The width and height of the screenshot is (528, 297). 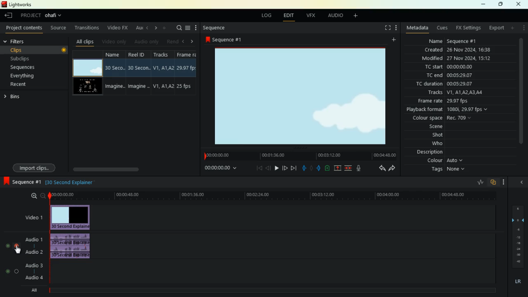 What do you see at coordinates (32, 290) in the screenshot?
I see `all` at bounding box center [32, 290].